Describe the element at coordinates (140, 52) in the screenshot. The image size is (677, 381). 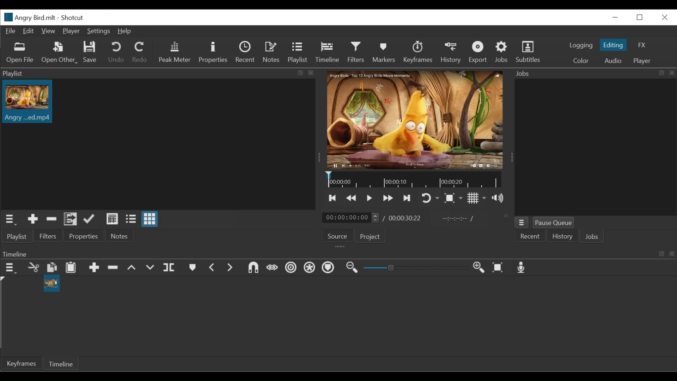
I see `Redo` at that location.